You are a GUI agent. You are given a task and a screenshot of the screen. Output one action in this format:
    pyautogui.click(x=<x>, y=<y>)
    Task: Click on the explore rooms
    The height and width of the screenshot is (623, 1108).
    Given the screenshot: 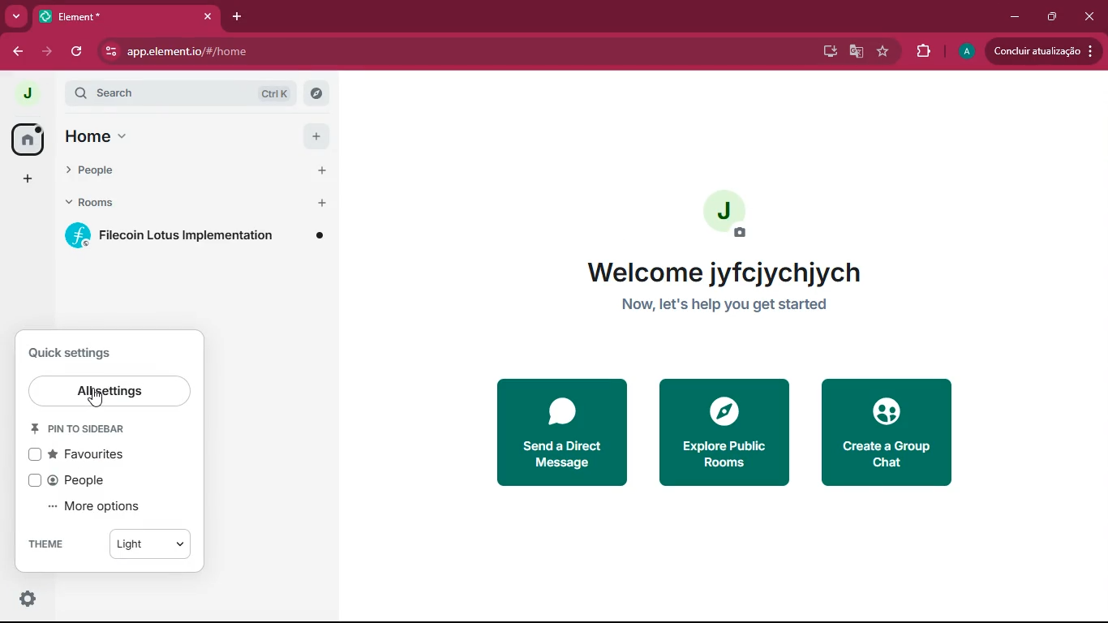 What is the action you would take?
    pyautogui.click(x=316, y=93)
    